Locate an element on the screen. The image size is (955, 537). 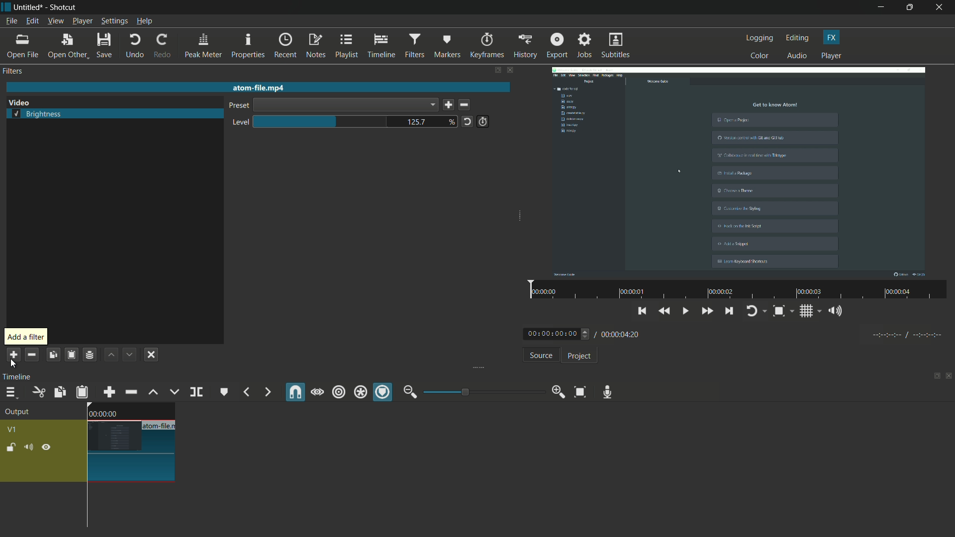
copy filters is located at coordinates (52, 355).